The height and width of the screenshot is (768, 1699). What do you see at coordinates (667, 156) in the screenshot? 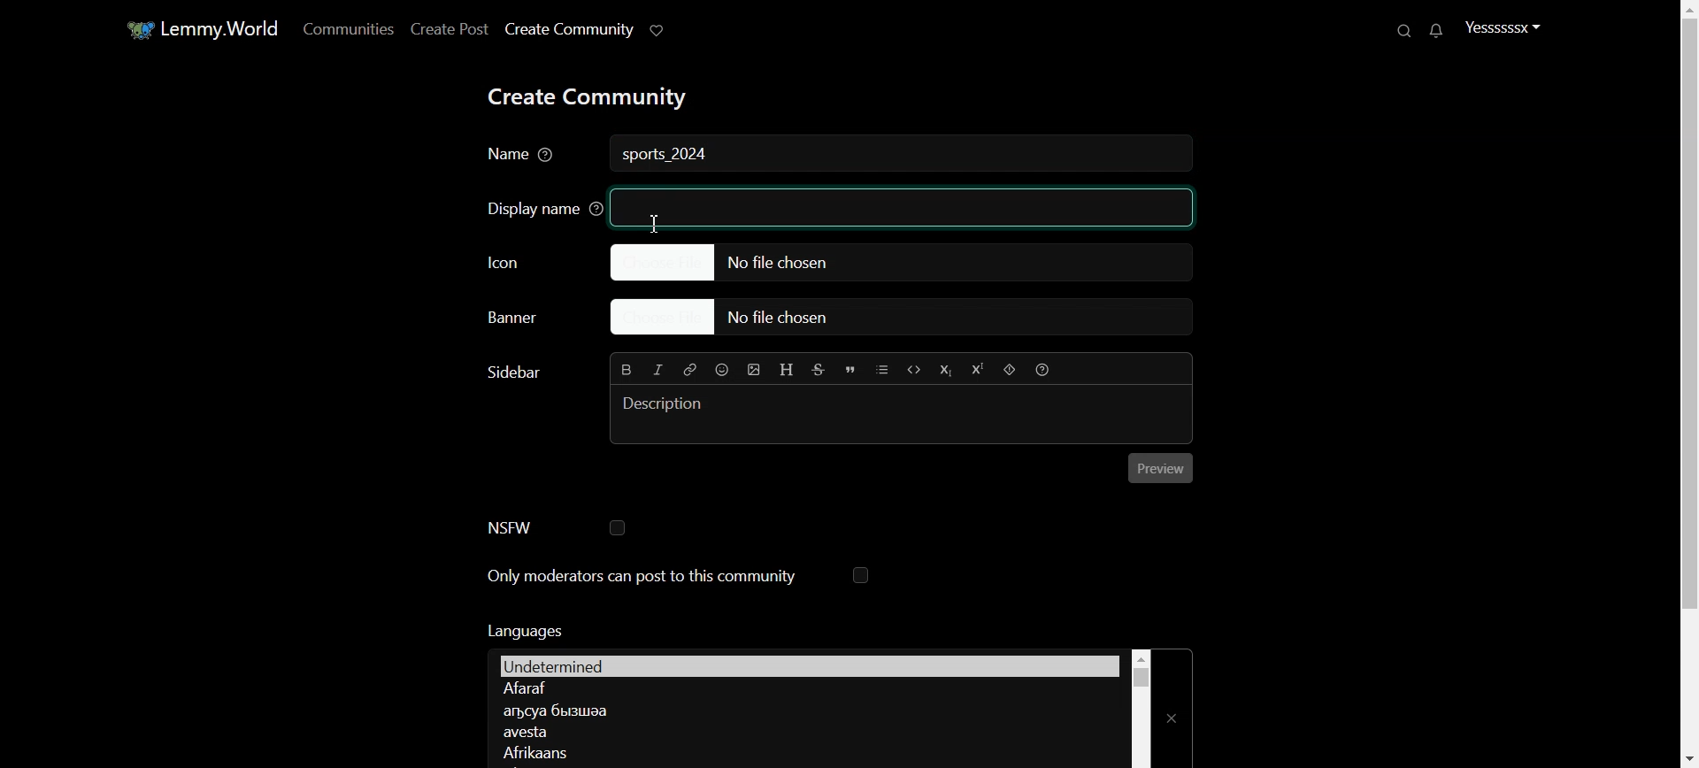
I see `Text` at bounding box center [667, 156].